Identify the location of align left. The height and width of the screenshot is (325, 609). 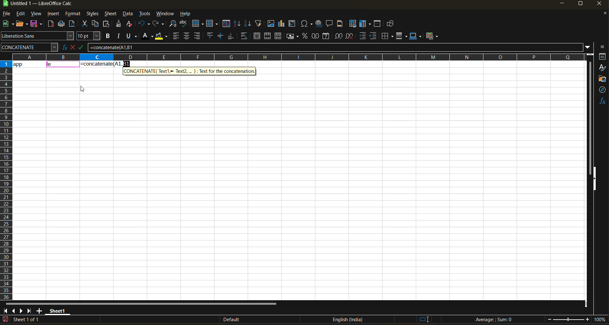
(177, 36).